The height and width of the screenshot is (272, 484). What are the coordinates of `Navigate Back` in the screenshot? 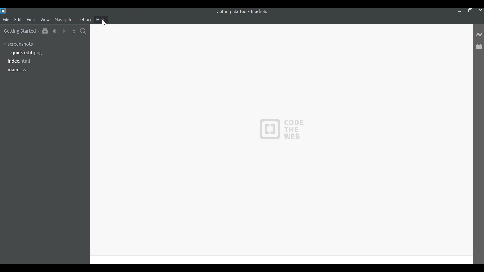 It's located at (55, 30).